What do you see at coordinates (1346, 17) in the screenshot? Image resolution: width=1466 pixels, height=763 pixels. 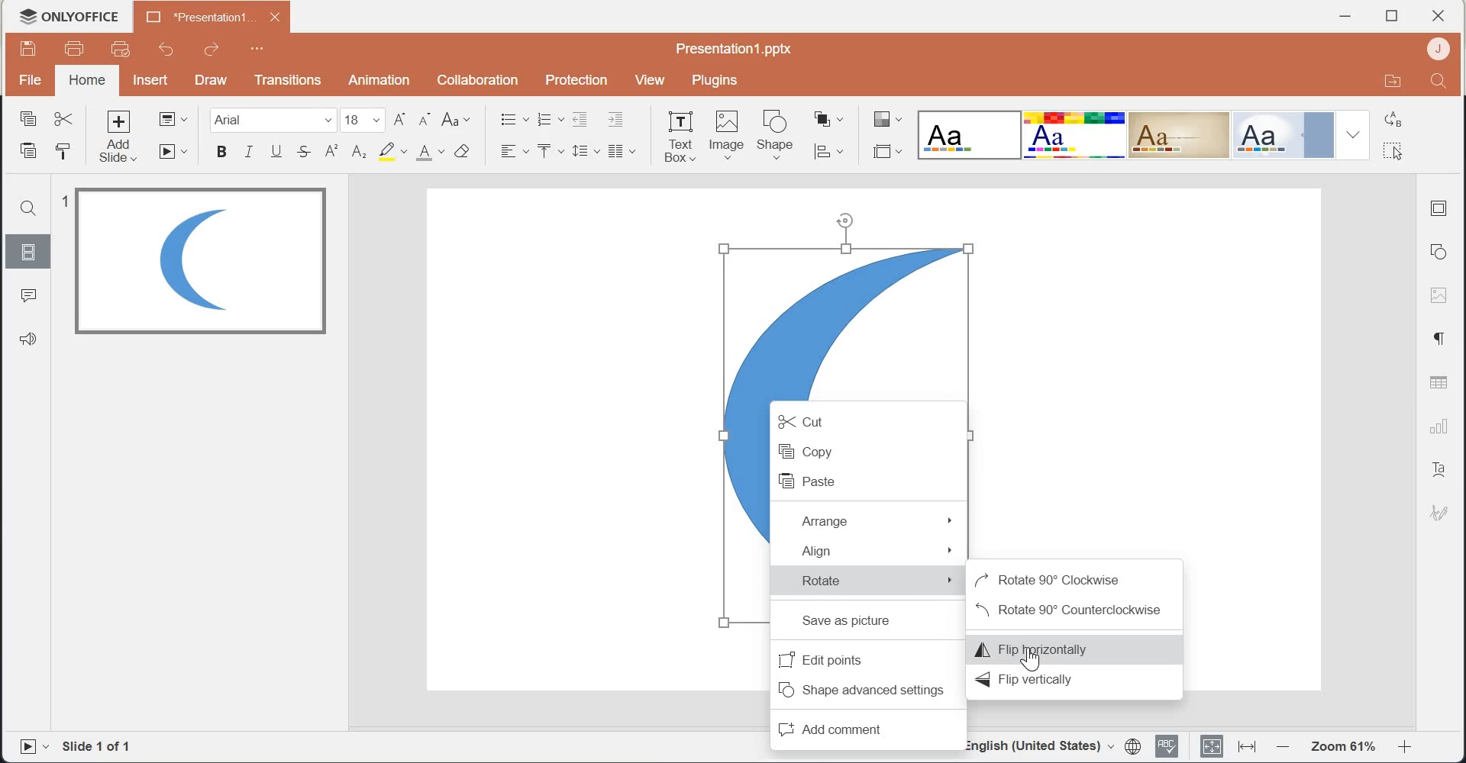 I see `Minimize` at bounding box center [1346, 17].